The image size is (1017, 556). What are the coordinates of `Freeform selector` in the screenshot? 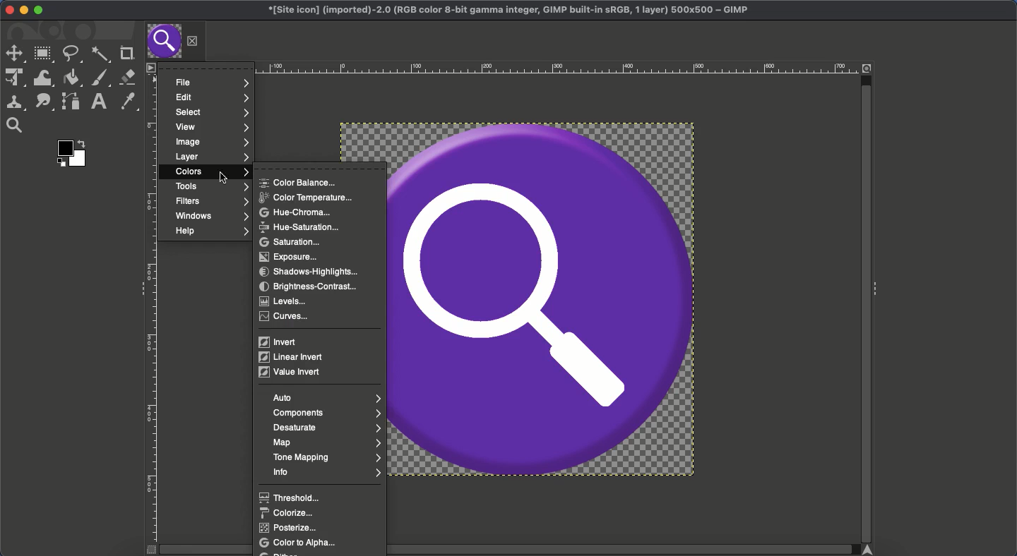 It's located at (72, 55).